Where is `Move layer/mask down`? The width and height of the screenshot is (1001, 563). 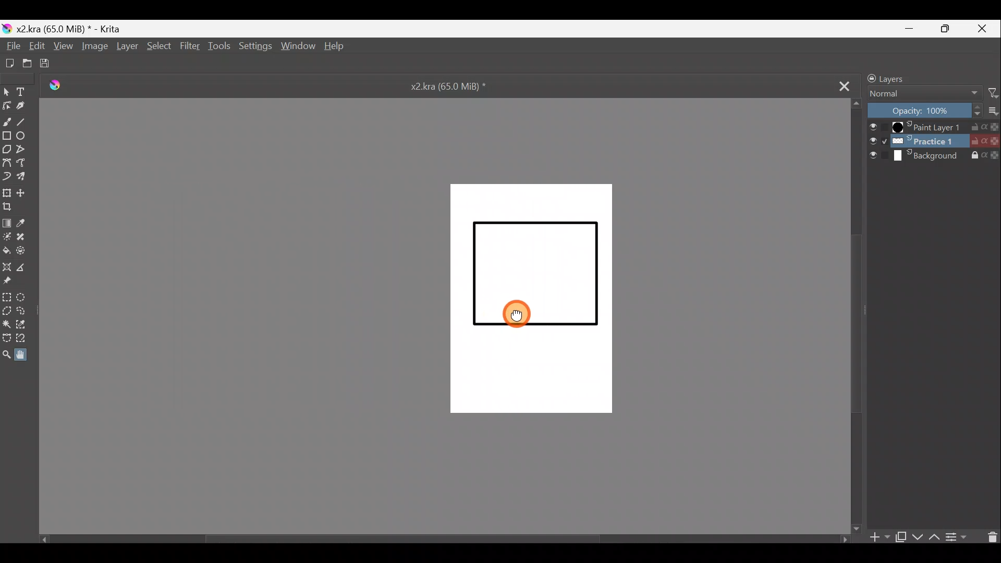
Move layer/mask down is located at coordinates (916, 537).